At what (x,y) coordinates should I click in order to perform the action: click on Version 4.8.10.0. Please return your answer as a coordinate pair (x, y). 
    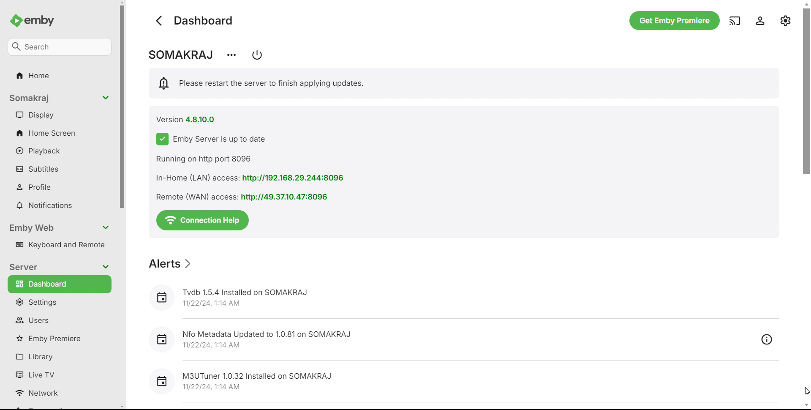
    Looking at the image, I should click on (185, 119).